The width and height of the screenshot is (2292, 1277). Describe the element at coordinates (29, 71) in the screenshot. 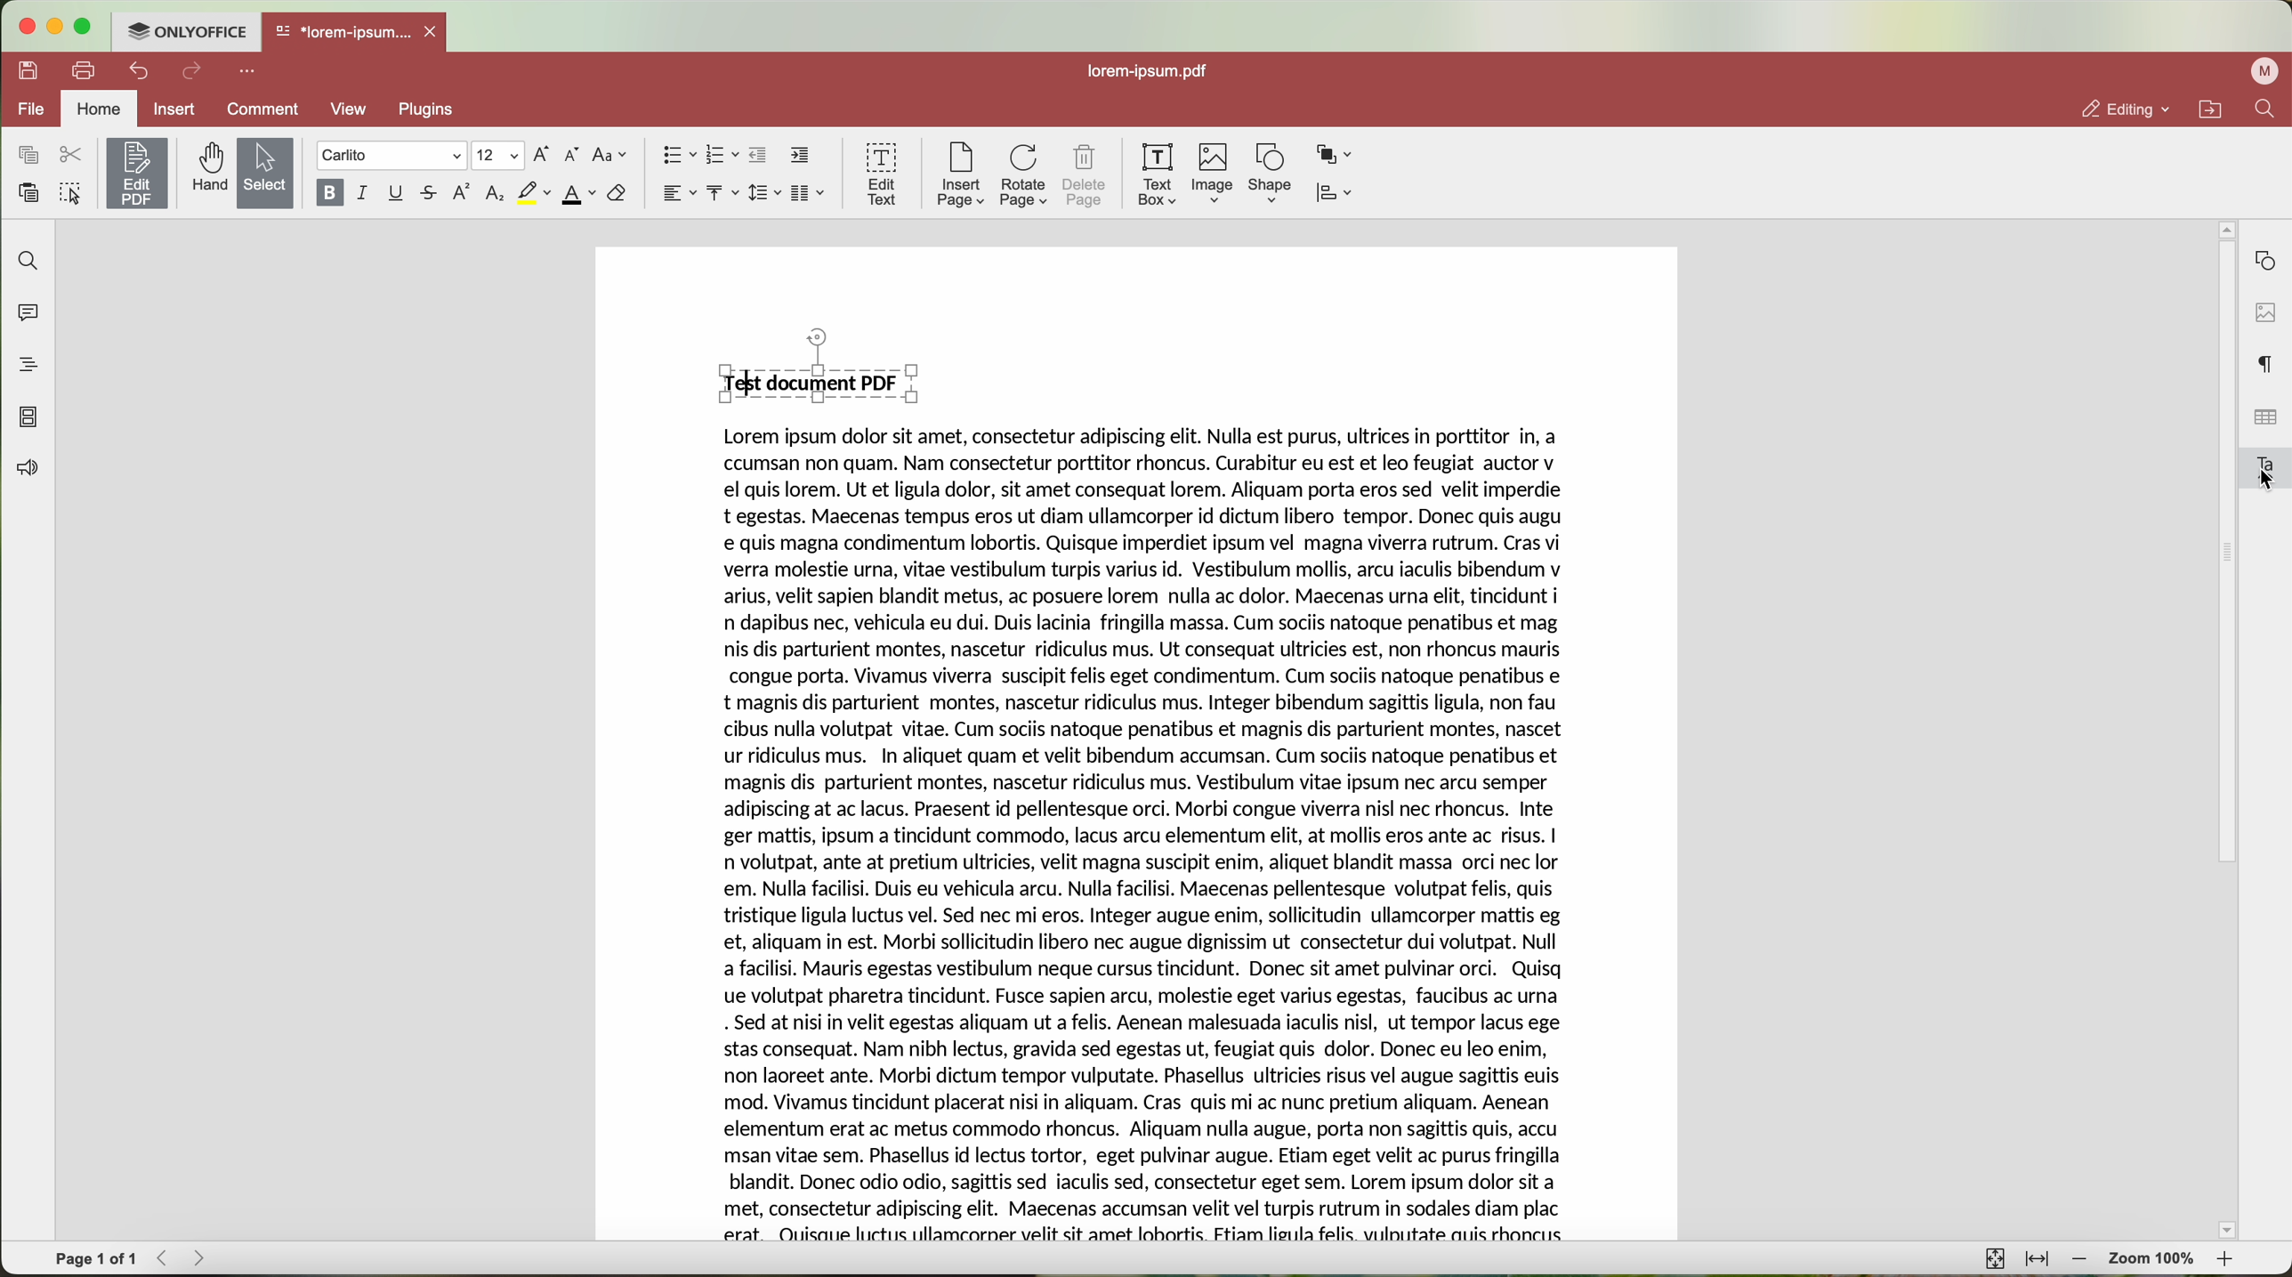

I see `save` at that location.